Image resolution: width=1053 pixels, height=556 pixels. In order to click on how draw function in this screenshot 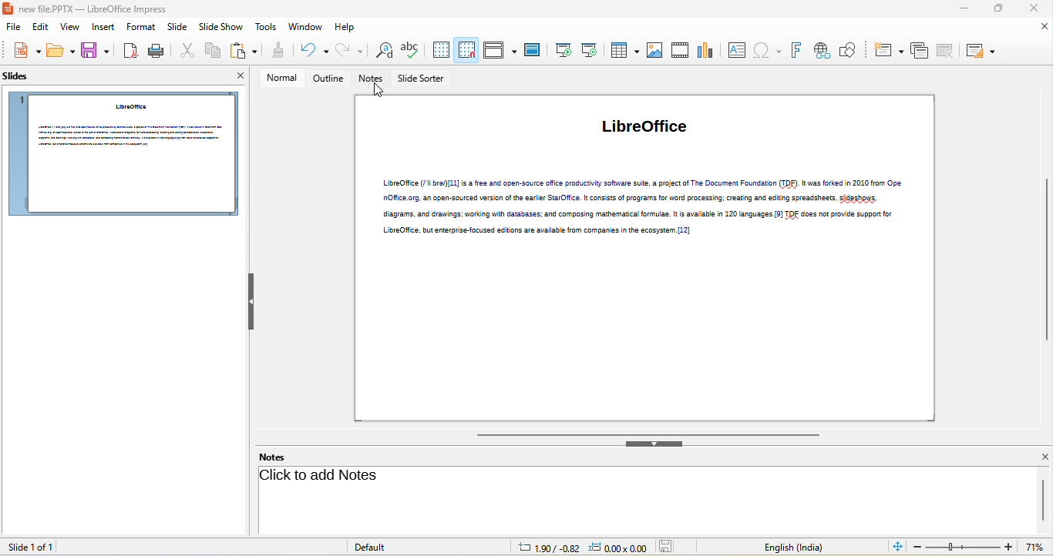, I will do `click(849, 51)`.